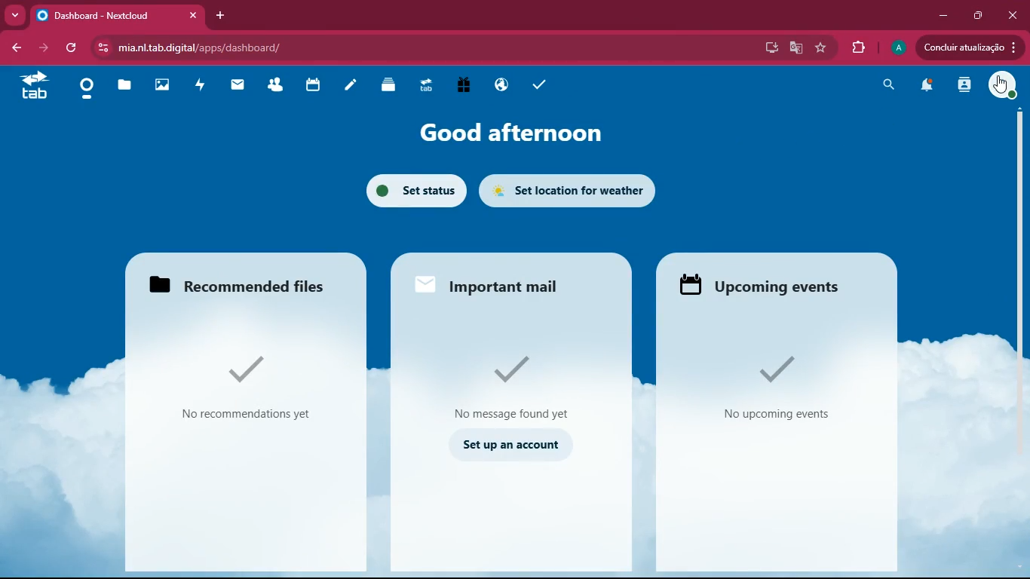 The width and height of the screenshot is (1030, 579). Describe the element at coordinates (795, 47) in the screenshot. I see `google translate` at that location.